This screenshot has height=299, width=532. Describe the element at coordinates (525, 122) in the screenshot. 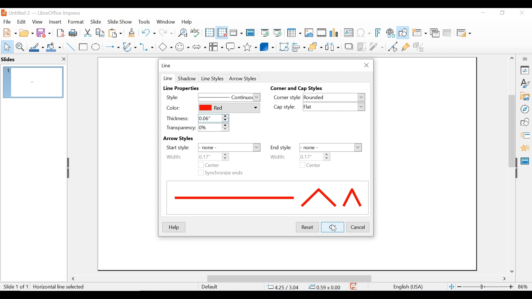

I see `Shapes` at that location.